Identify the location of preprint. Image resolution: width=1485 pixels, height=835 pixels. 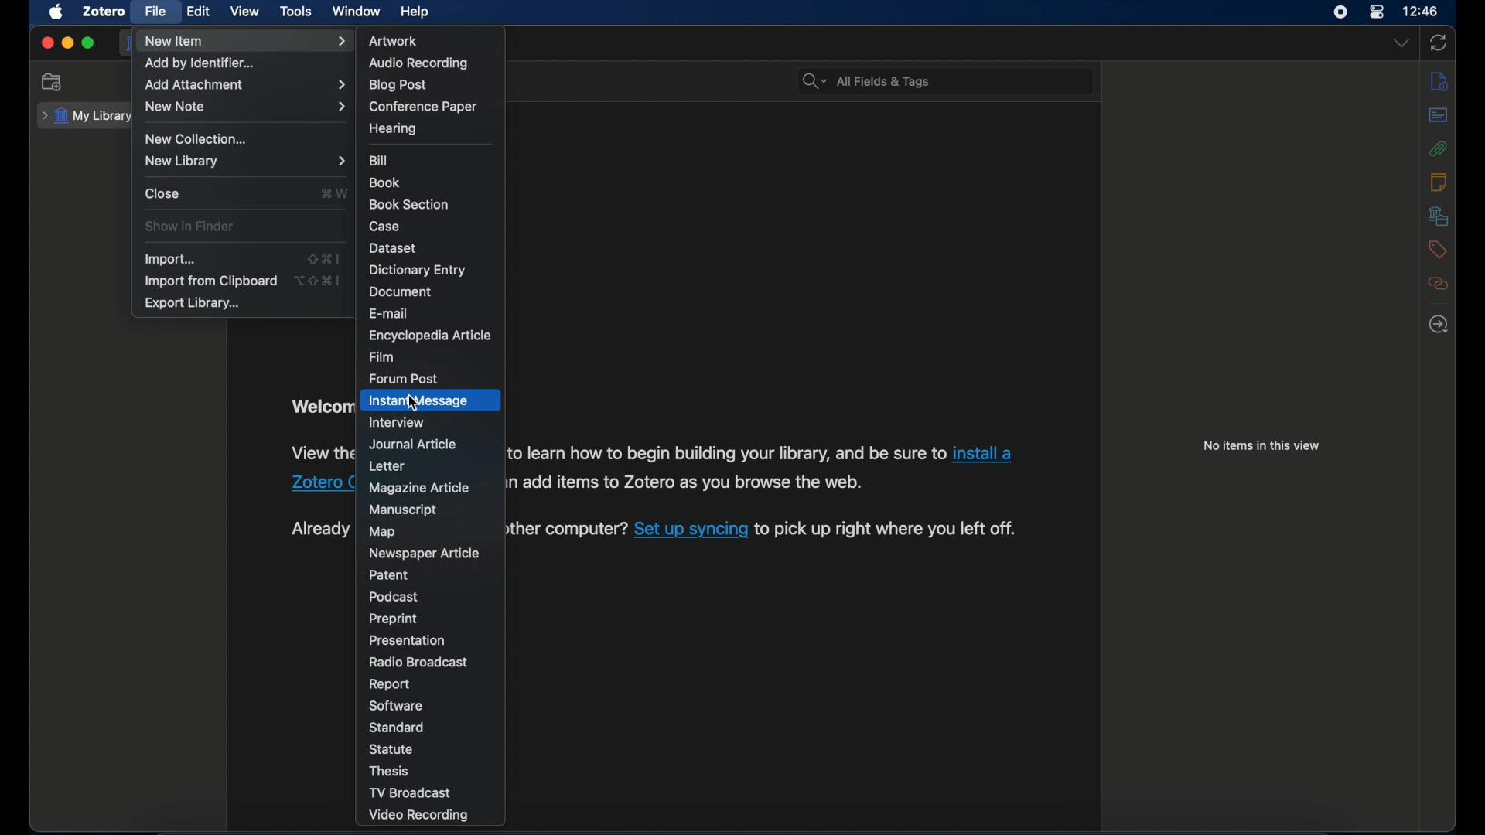
(393, 619).